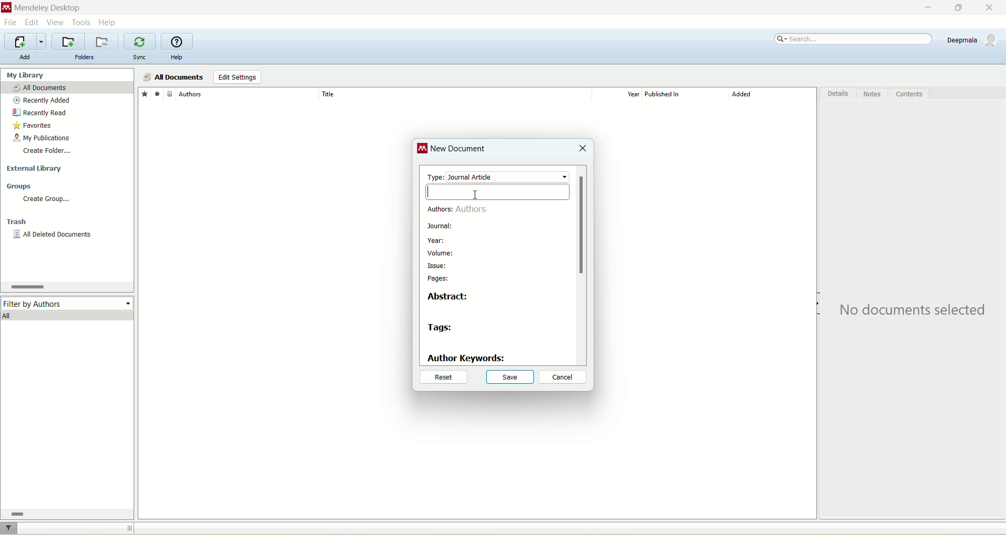  What do you see at coordinates (46, 9) in the screenshot?
I see `mendeley desktop` at bounding box center [46, 9].